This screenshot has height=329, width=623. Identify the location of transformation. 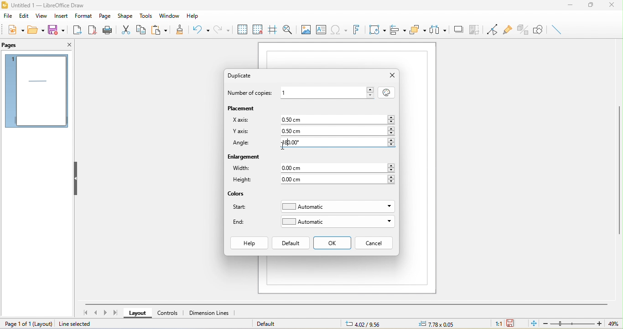
(376, 30).